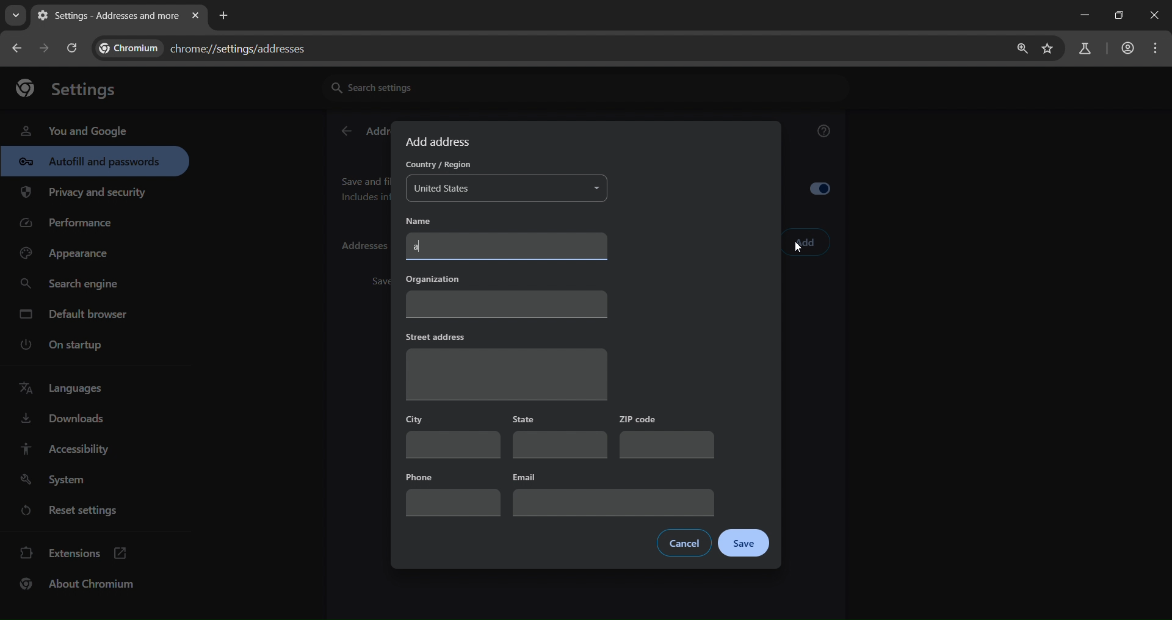 Image resolution: width=1172 pixels, height=620 pixels. What do you see at coordinates (18, 48) in the screenshot?
I see `go back one page` at bounding box center [18, 48].